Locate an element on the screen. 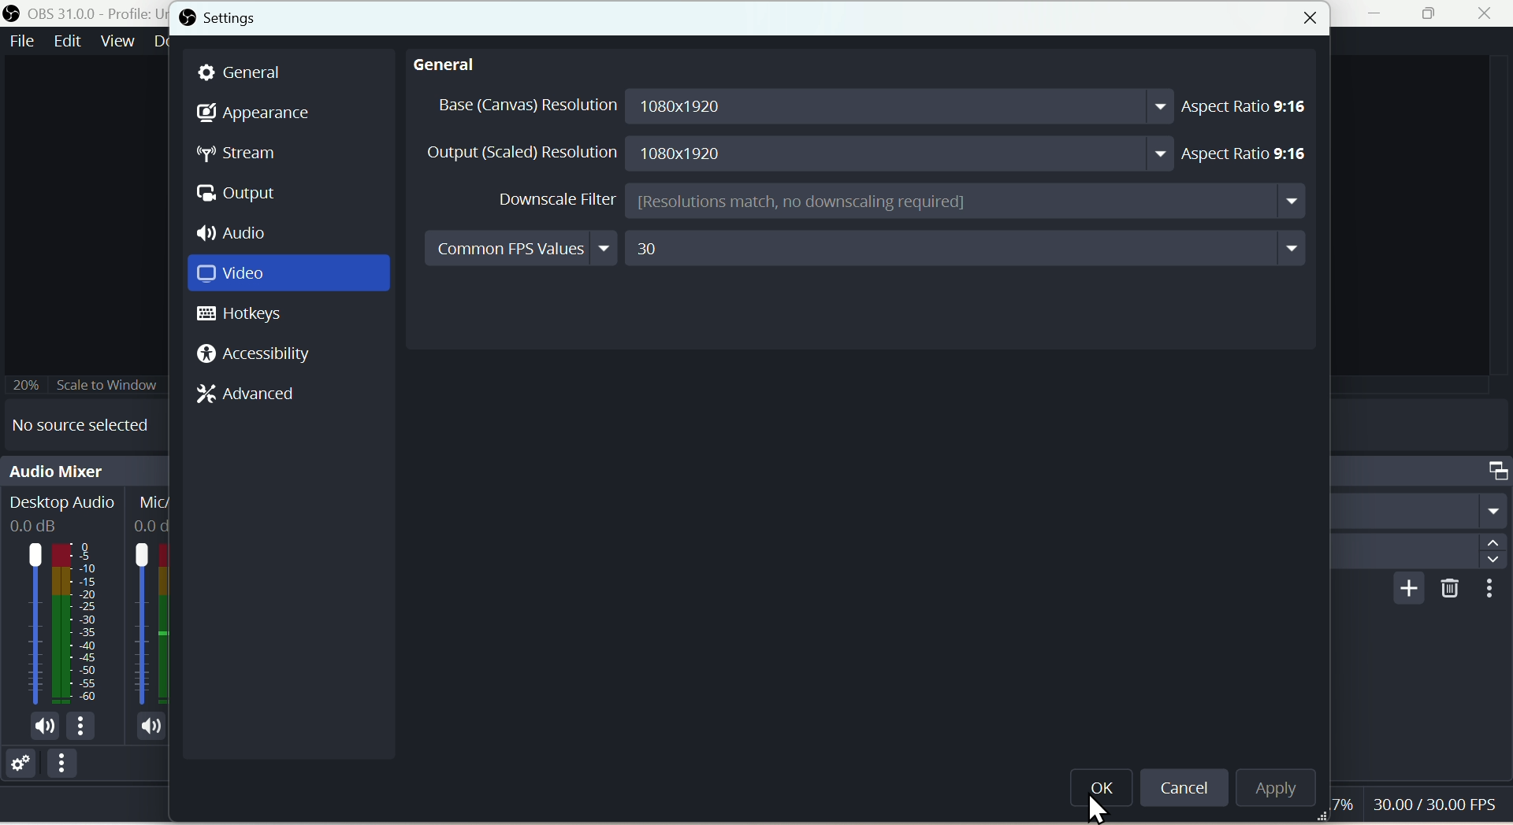 The image size is (1513, 825). Duration is located at coordinates (1419, 552).